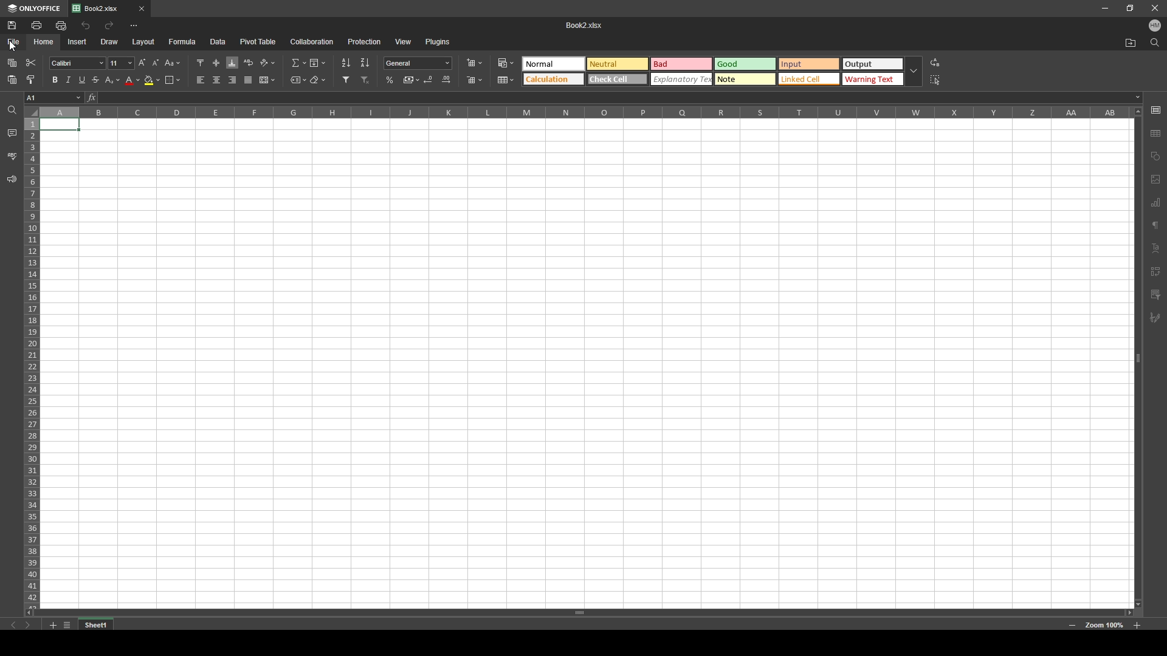  What do you see at coordinates (31, 63) in the screenshot?
I see `cut` at bounding box center [31, 63].